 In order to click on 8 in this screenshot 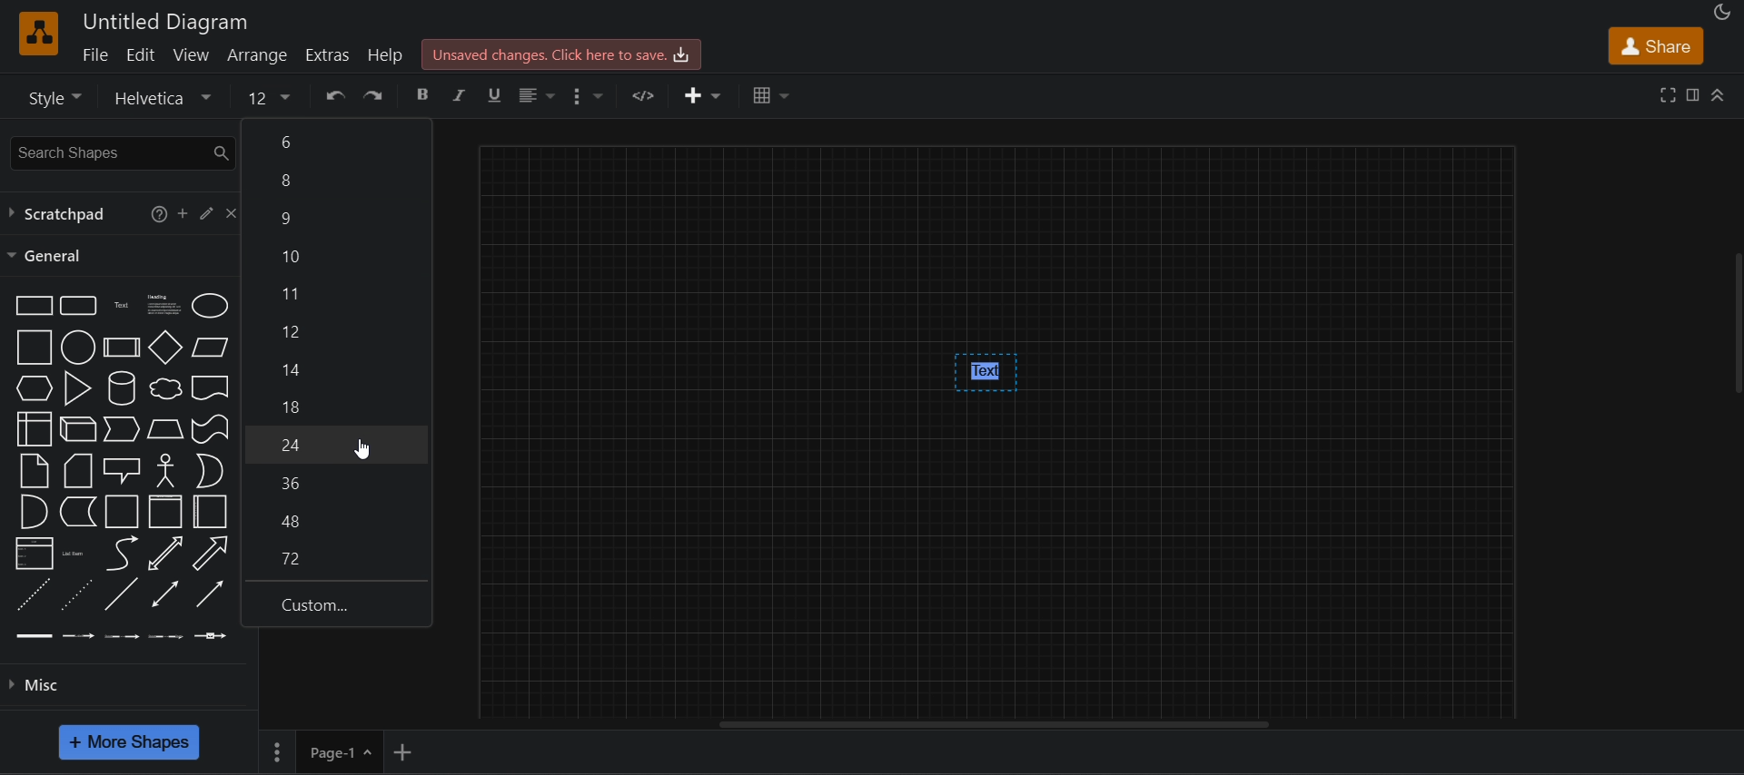, I will do `click(335, 519)`.